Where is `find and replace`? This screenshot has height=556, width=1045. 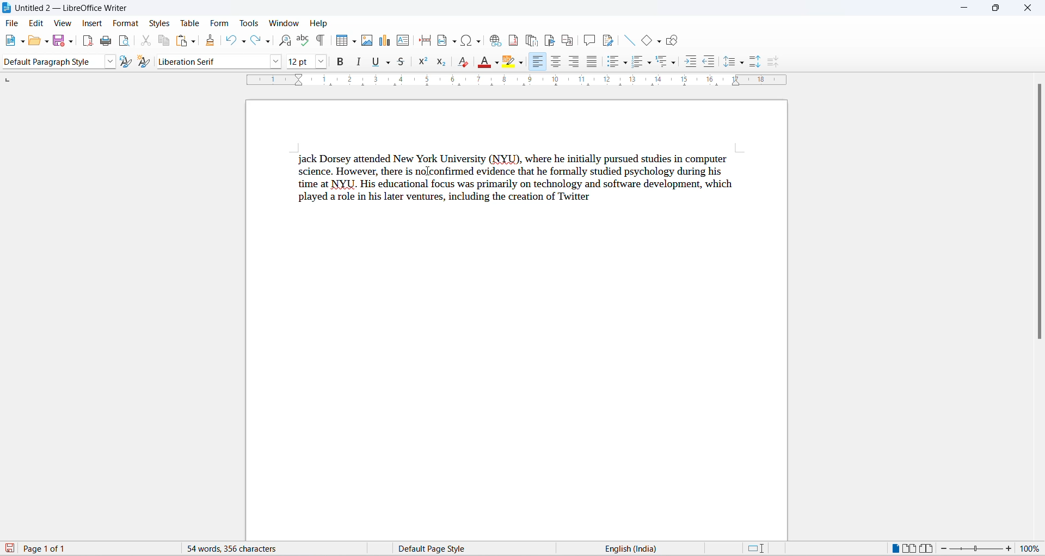
find and replace is located at coordinates (287, 40).